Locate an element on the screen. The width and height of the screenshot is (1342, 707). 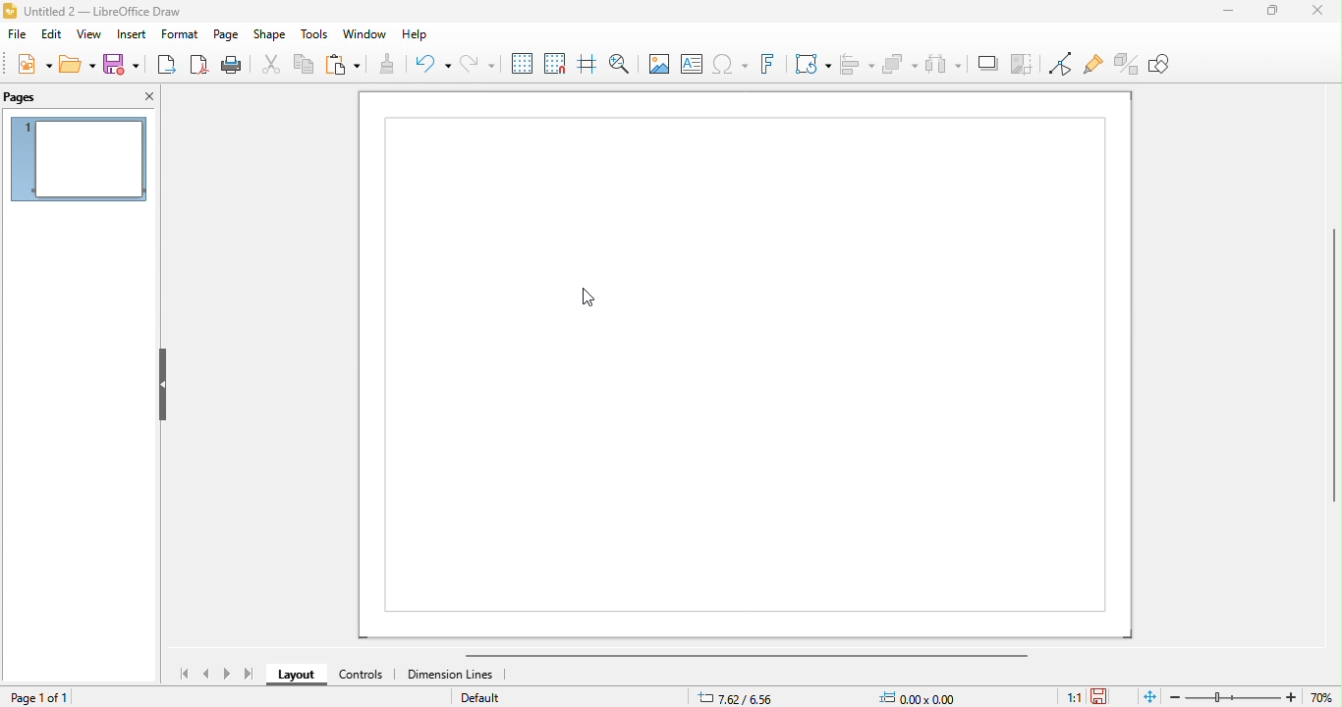
close is located at coordinates (1312, 14).